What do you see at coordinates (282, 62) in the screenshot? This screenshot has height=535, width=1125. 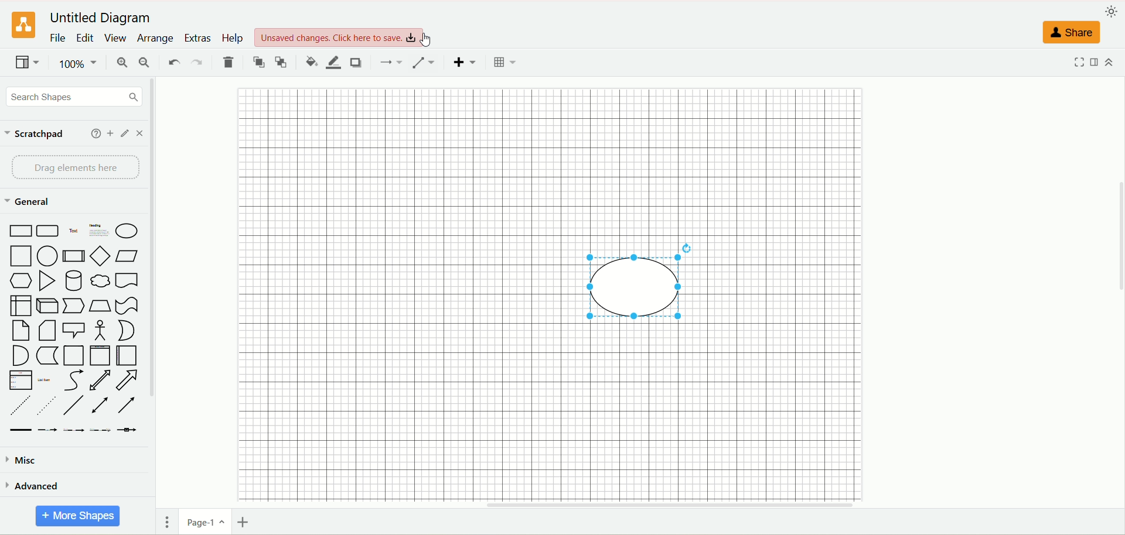 I see `to back` at bounding box center [282, 62].